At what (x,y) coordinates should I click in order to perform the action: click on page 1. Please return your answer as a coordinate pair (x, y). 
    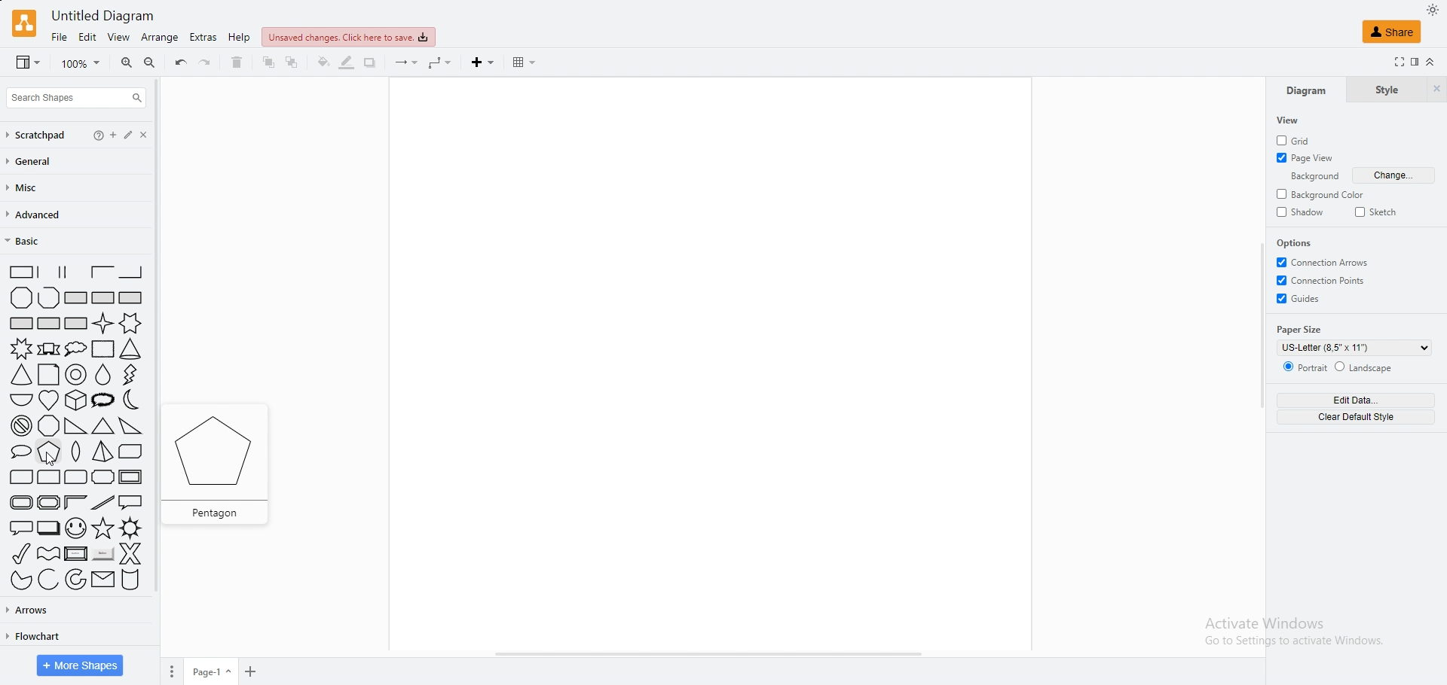
    Looking at the image, I should click on (213, 672).